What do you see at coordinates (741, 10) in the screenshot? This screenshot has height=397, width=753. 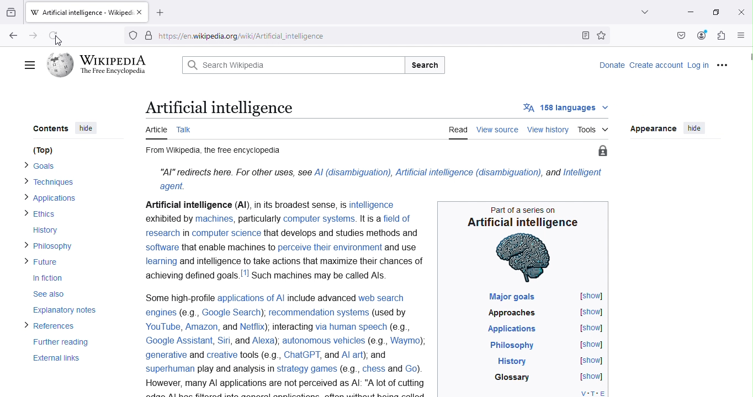 I see `Close` at bounding box center [741, 10].